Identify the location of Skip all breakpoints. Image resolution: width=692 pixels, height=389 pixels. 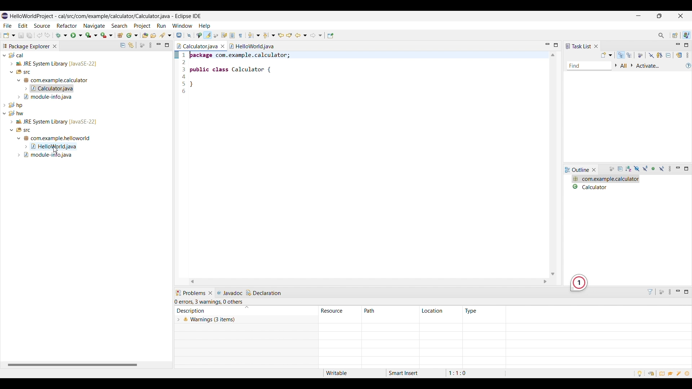
(189, 36).